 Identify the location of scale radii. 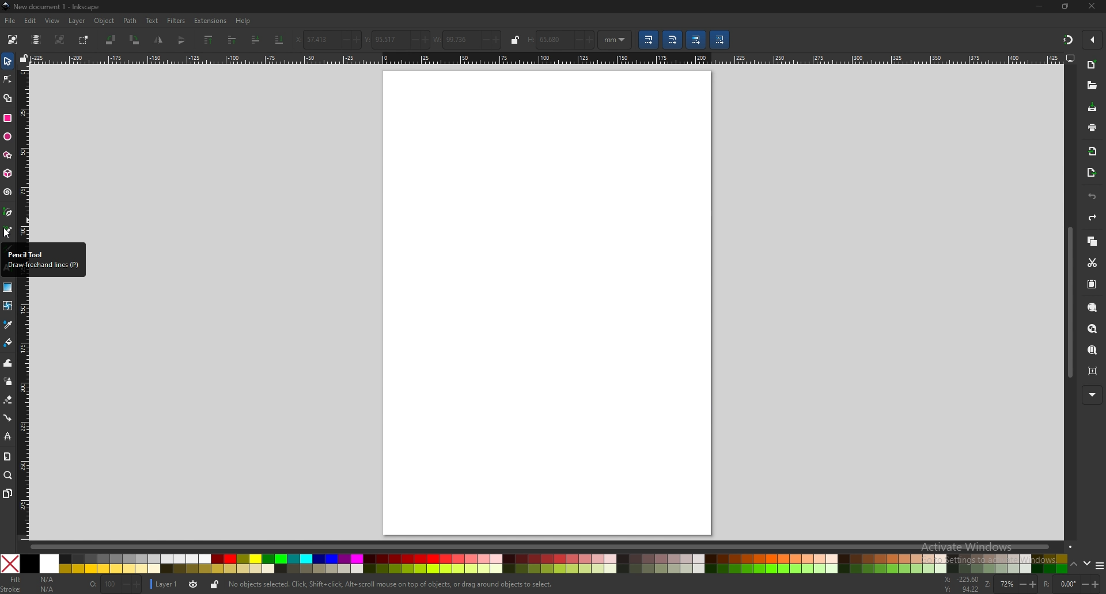
(672, 40).